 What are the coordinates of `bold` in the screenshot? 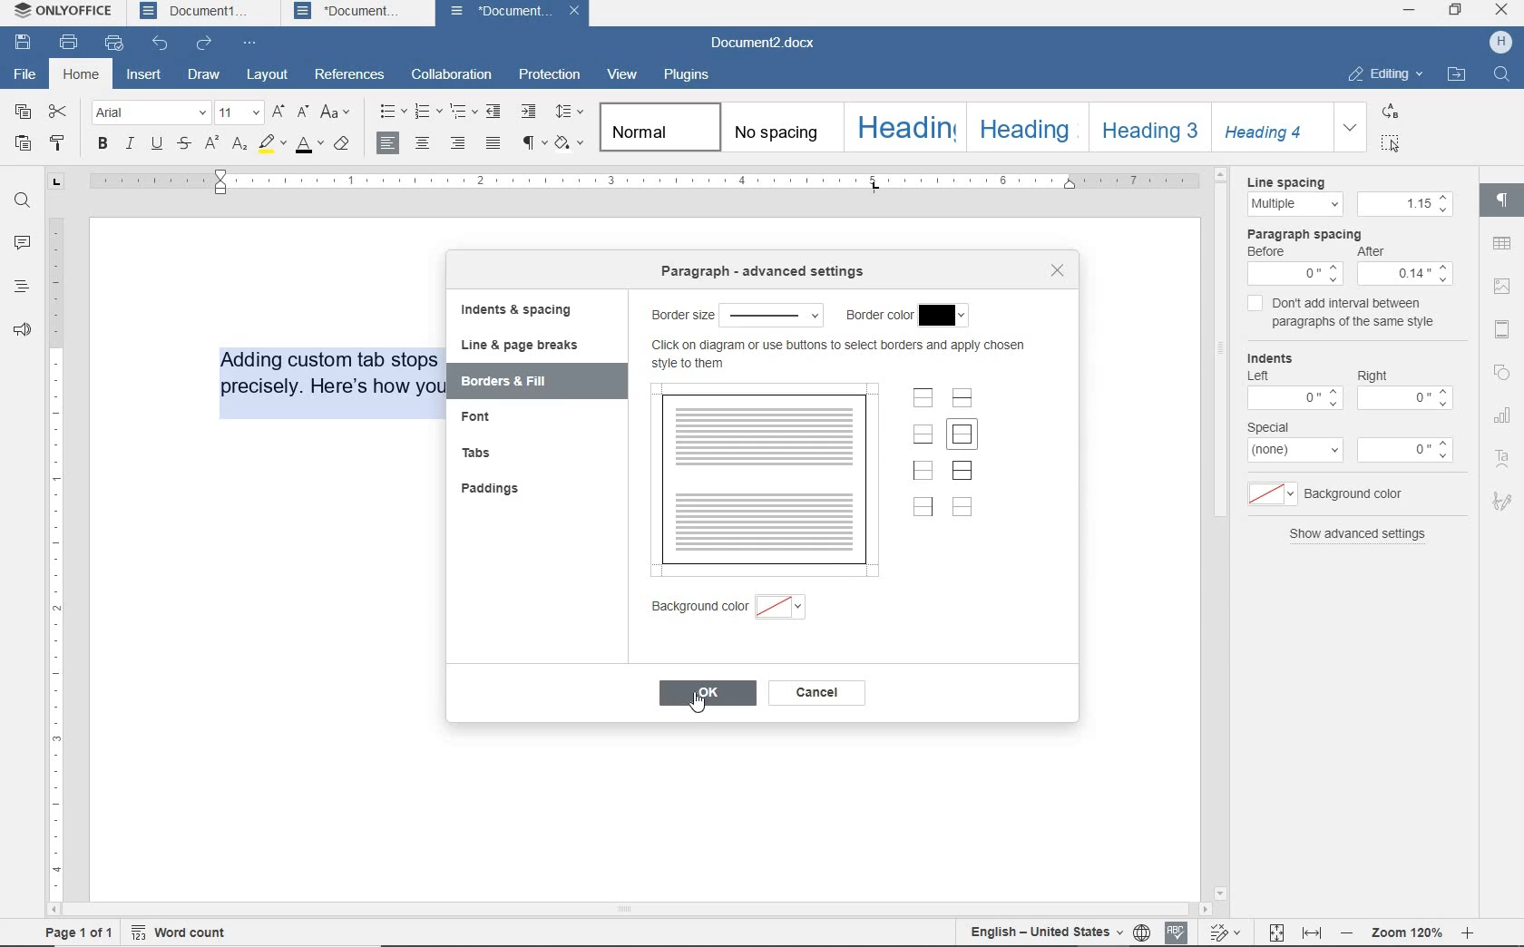 It's located at (103, 145).